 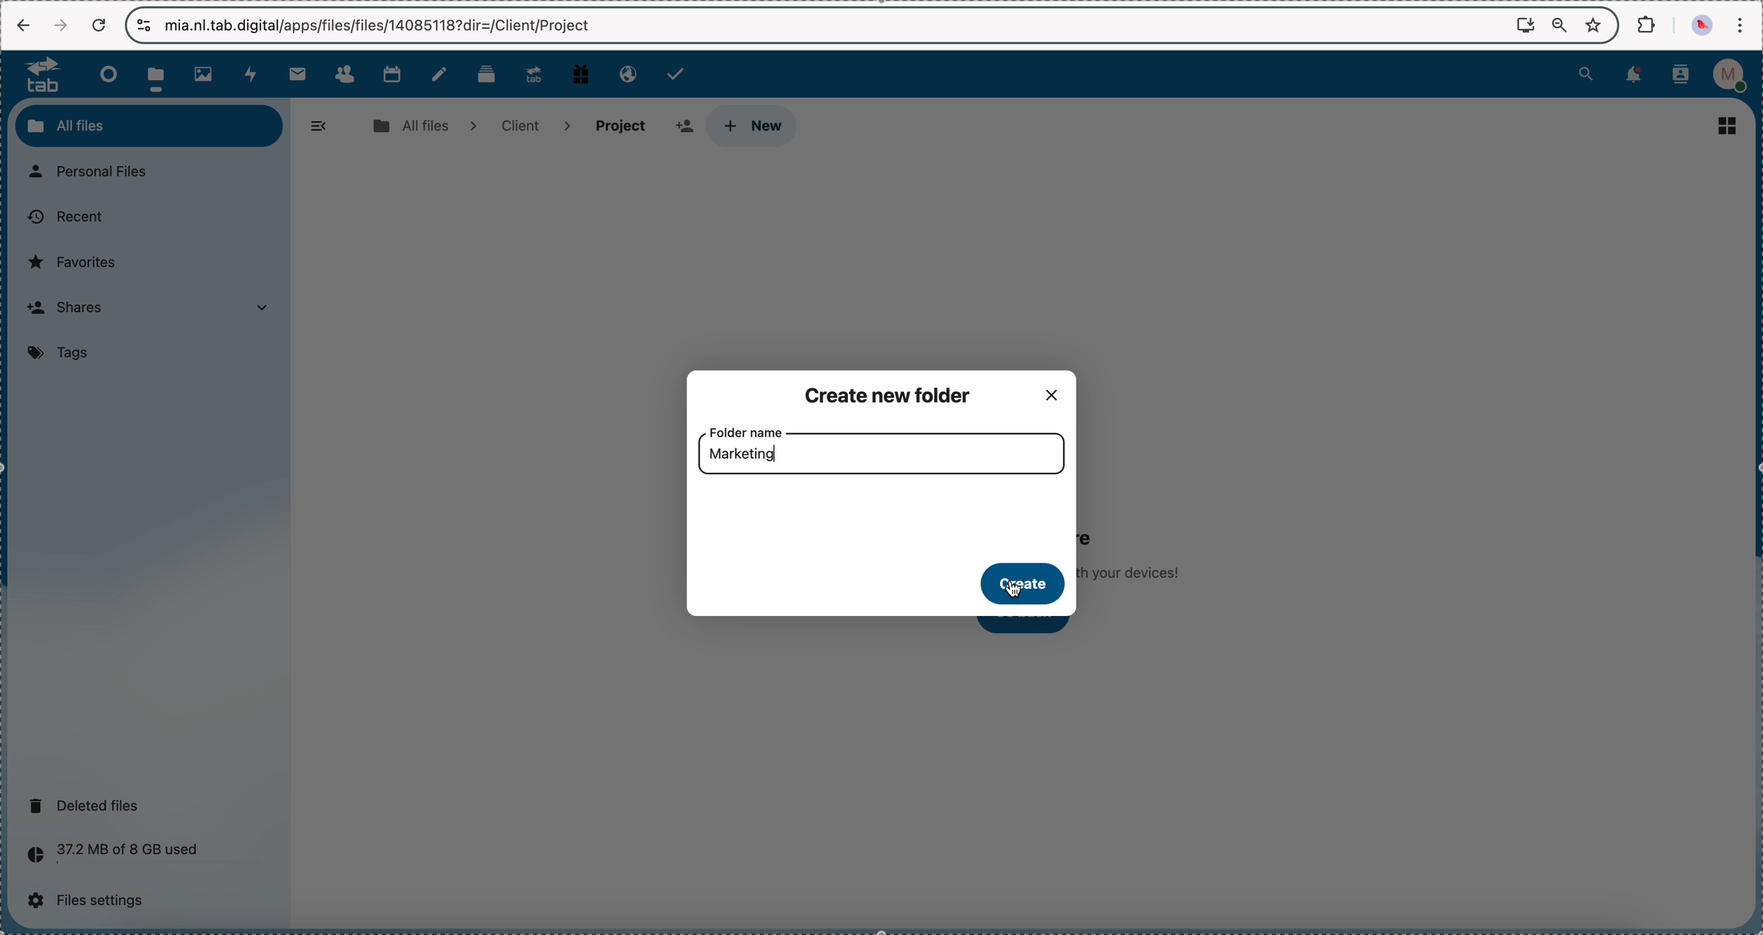 I want to click on dashboard, so click(x=105, y=74).